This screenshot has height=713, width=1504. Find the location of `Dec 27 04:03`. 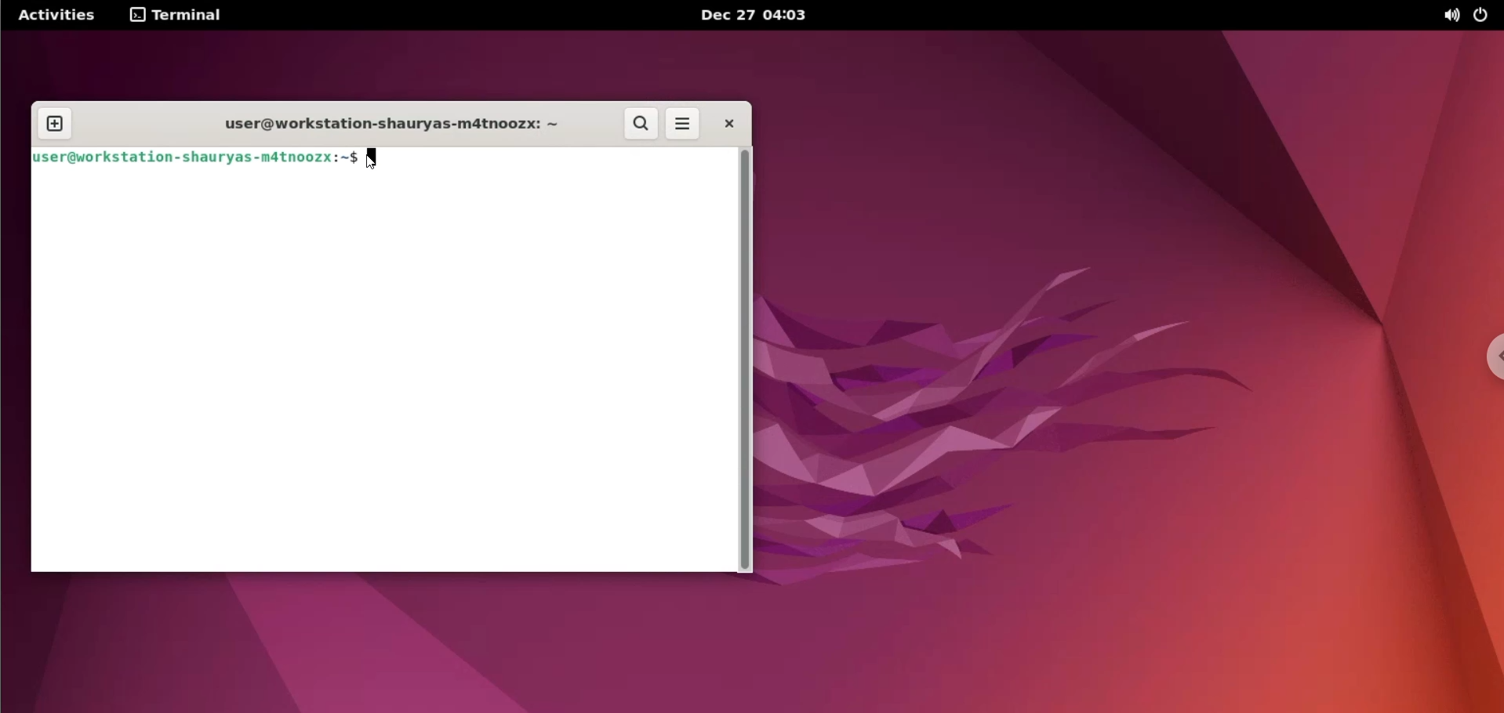

Dec 27 04:03 is located at coordinates (758, 16).